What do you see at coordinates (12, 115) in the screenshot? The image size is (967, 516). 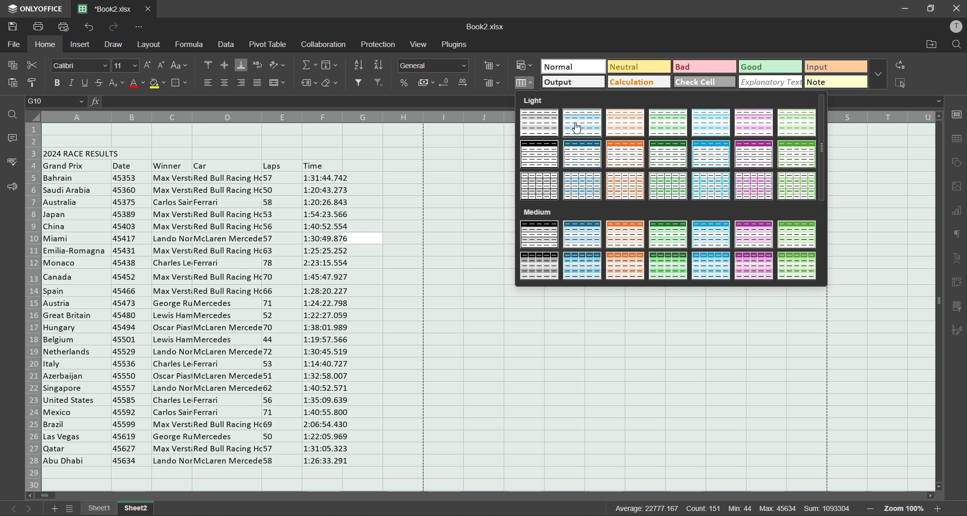 I see `find` at bounding box center [12, 115].